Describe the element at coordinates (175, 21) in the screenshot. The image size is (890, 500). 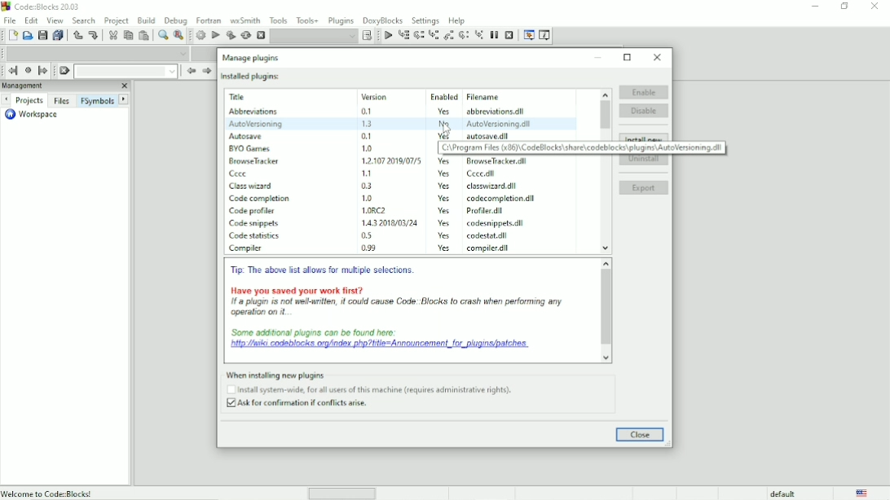
I see `Debug` at that location.